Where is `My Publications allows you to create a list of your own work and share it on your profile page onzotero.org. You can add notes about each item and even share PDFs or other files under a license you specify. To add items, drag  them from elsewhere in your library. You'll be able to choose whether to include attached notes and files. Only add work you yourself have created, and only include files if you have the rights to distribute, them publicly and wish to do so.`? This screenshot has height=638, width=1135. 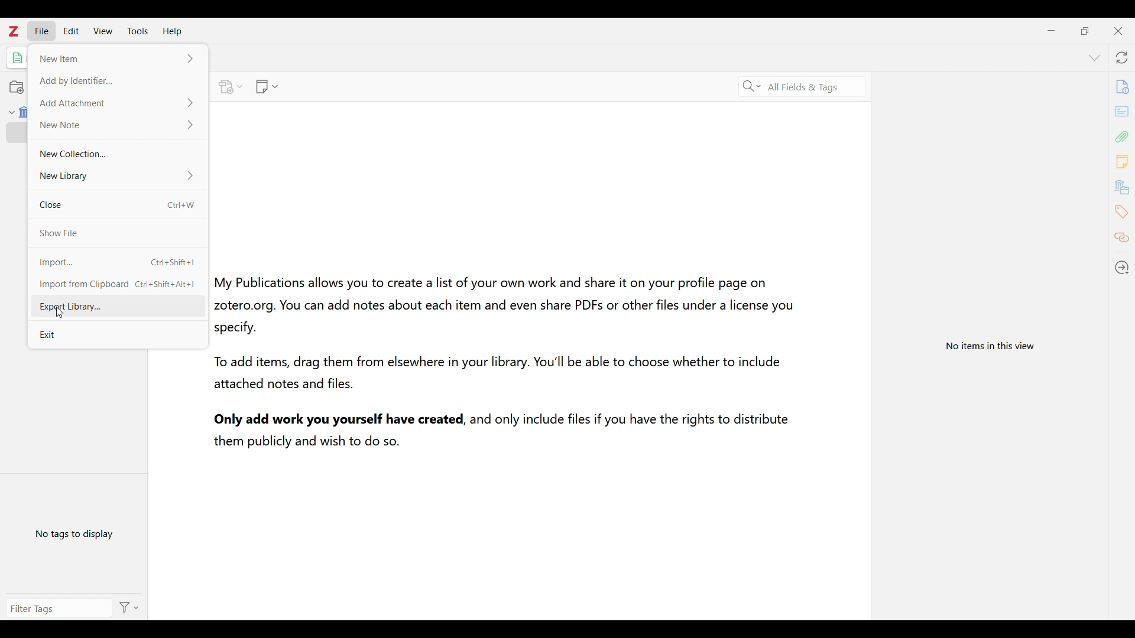 My Publications allows you to create a list of your own work and share it on your profile page onzotero.org. You can add notes about each item and even share PDFs or other files under a license you specify. To add items, drag  them from elsewhere in your library. You'll be able to choose whether to include attached notes and files. Only add work you yourself have created, and only include files if you have the rights to distribute, them publicly and wish to do so. is located at coordinates (507, 364).